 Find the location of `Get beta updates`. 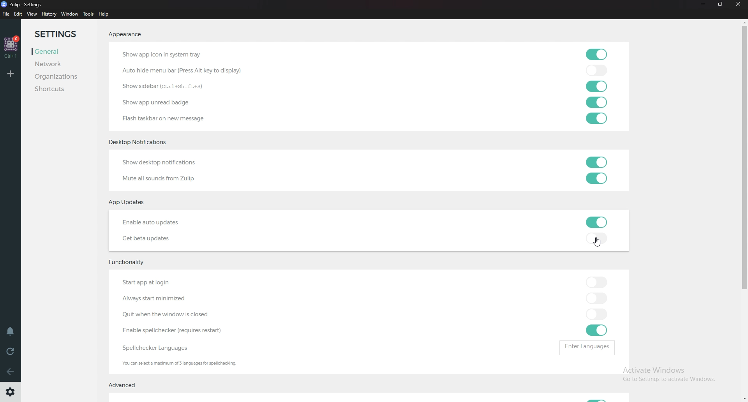

Get beta updates is located at coordinates (144, 240).